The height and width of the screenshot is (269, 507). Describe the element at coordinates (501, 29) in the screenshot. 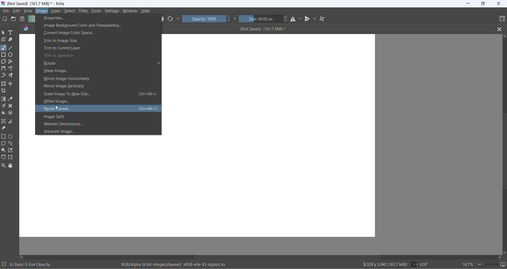

I see `close file` at that location.